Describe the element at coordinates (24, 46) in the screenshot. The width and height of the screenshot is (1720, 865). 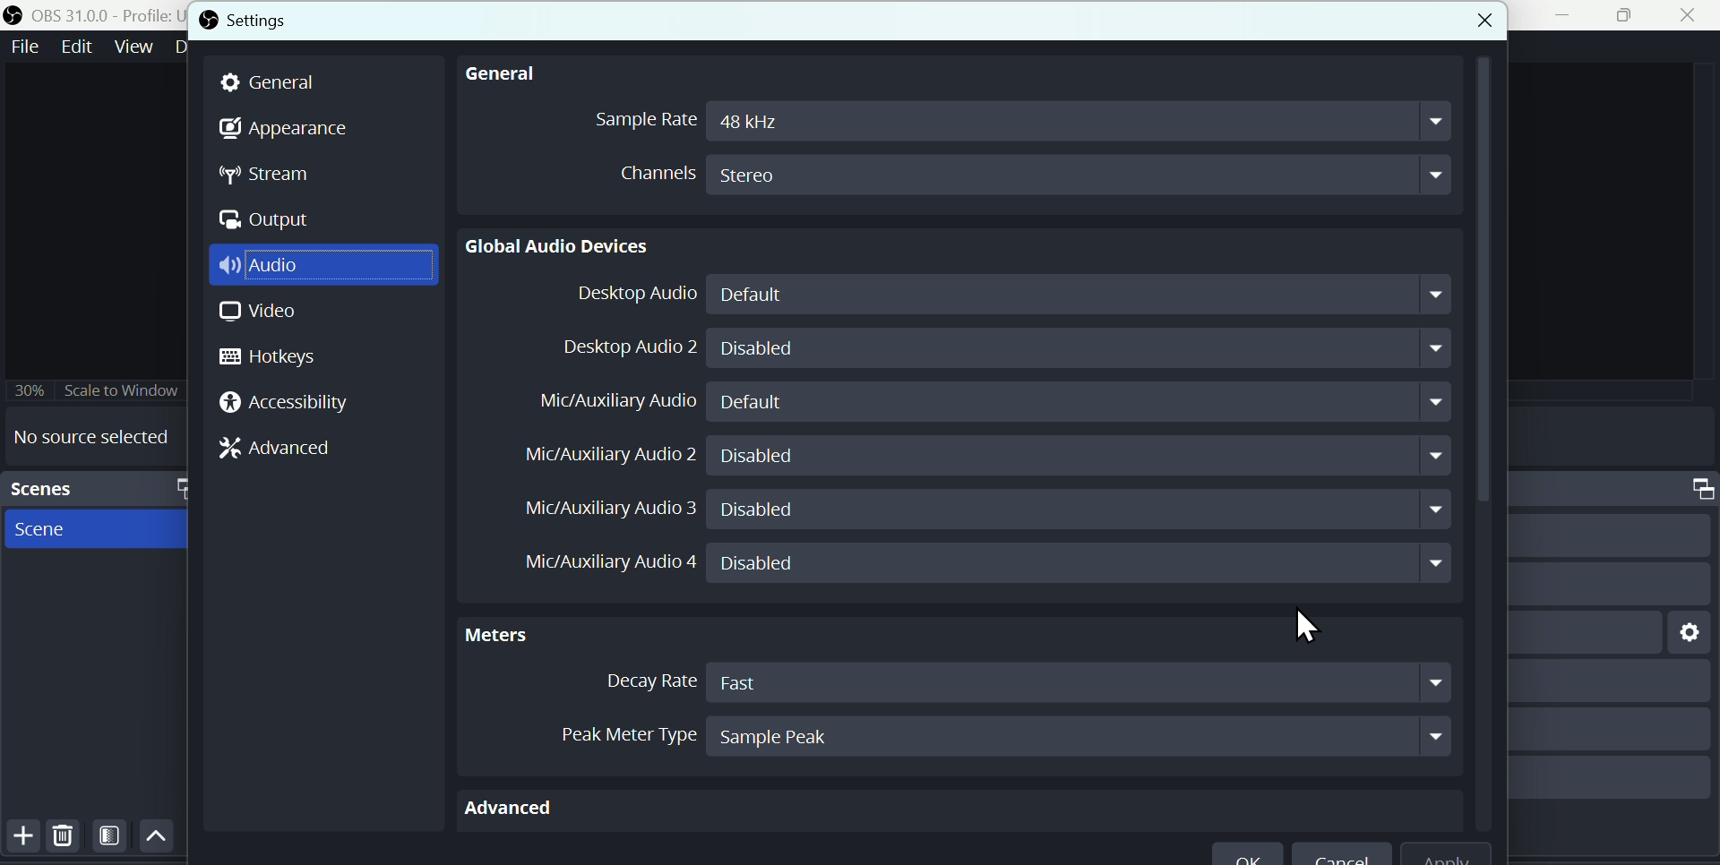
I see `File` at that location.